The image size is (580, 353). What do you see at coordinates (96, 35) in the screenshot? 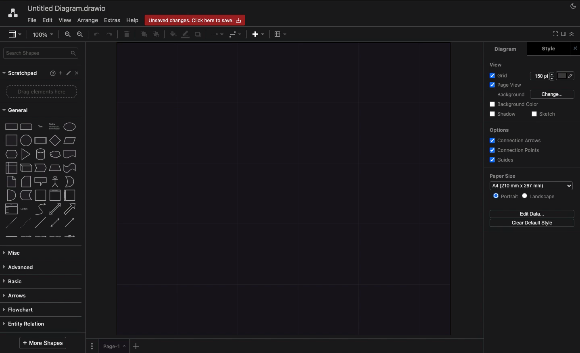
I see `Undo` at bounding box center [96, 35].